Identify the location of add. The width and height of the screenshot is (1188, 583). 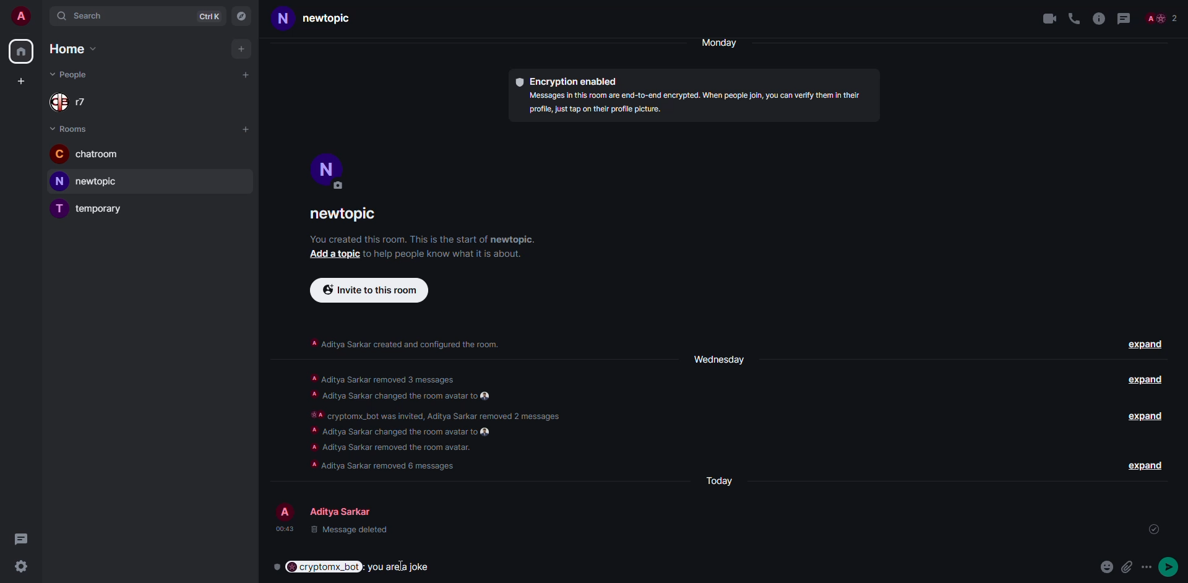
(246, 128).